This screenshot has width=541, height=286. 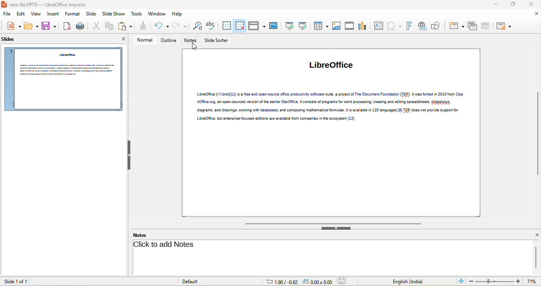 What do you see at coordinates (326, 102) in the screenshot?
I see `| | nOffice org. an open-sourced version of the earlier StarOffice. It consists of programs for word processing: creating and editing spreadsheets. slideshows,` at bounding box center [326, 102].